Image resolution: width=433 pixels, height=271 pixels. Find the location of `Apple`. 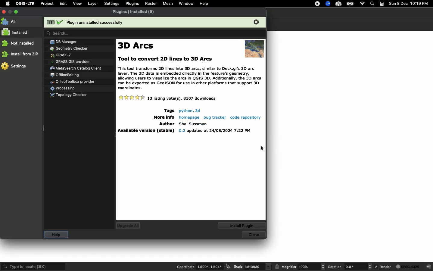

Apple is located at coordinates (8, 3).